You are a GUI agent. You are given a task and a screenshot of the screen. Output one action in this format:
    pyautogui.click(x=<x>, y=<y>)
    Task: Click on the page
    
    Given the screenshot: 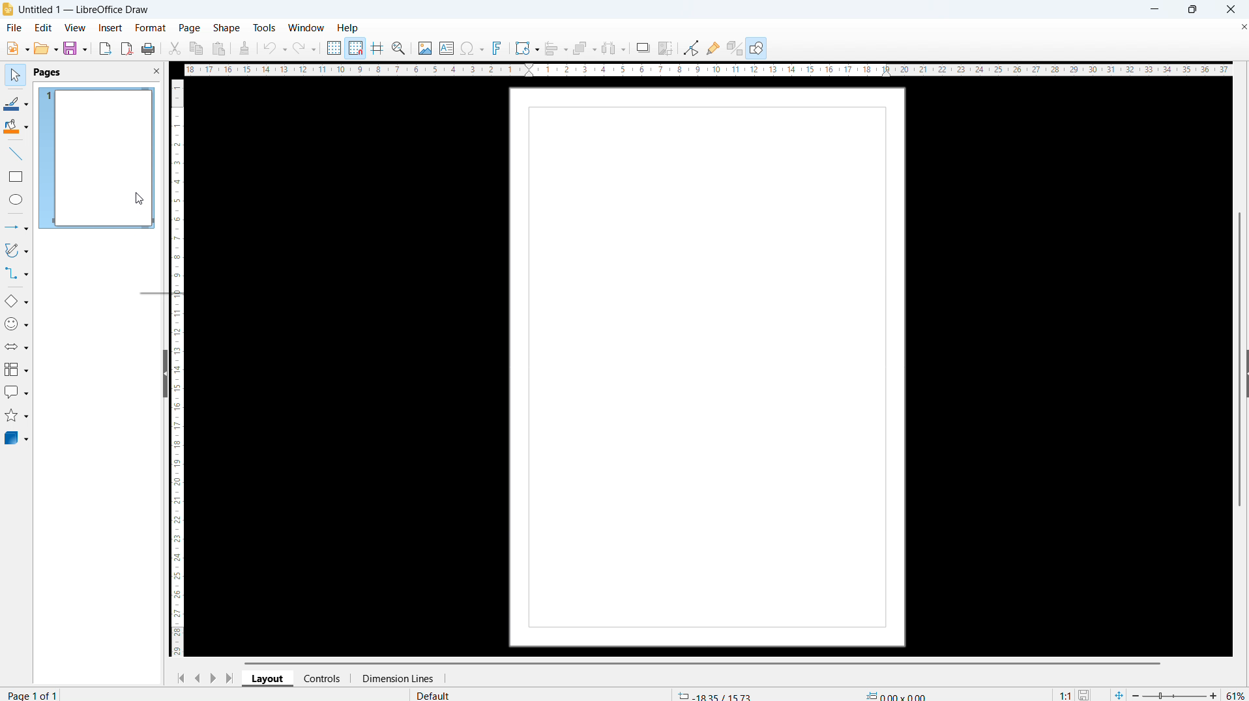 What is the action you would take?
    pyautogui.click(x=707, y=367)
    